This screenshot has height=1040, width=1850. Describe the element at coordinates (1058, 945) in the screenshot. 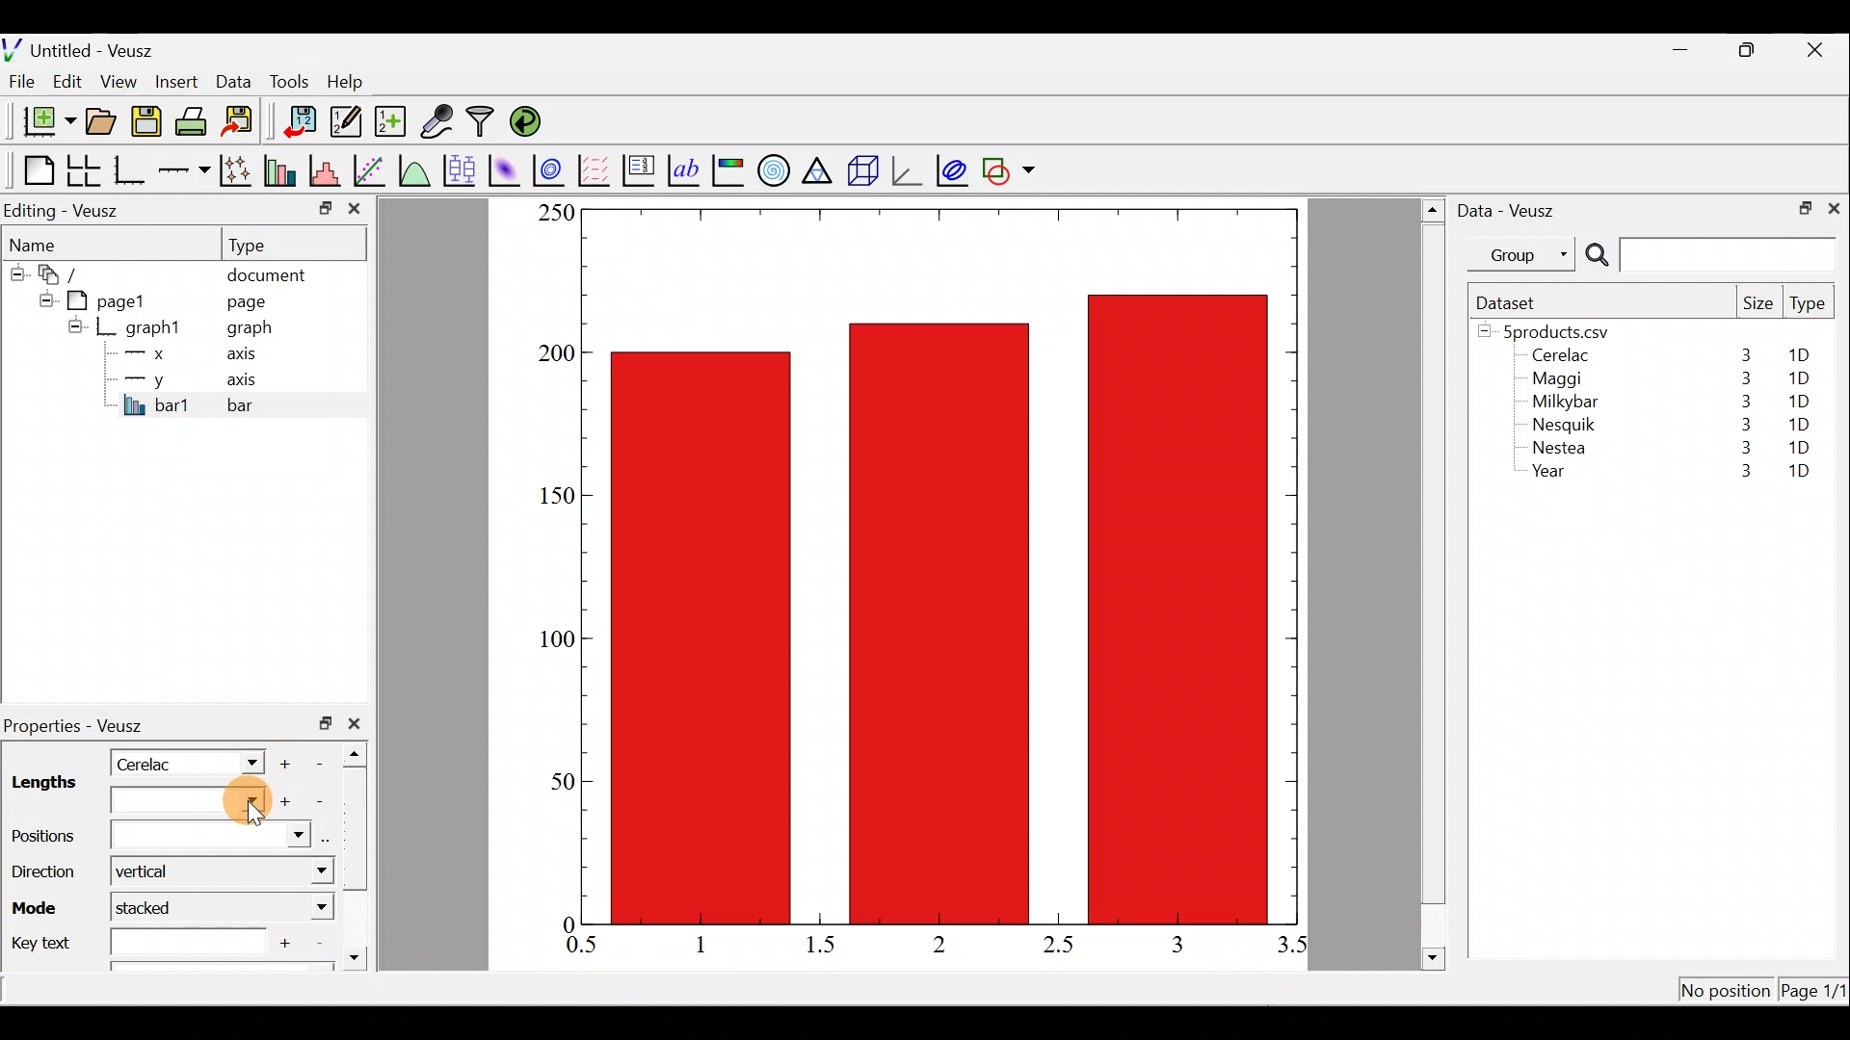

I see `2.5` at that location.